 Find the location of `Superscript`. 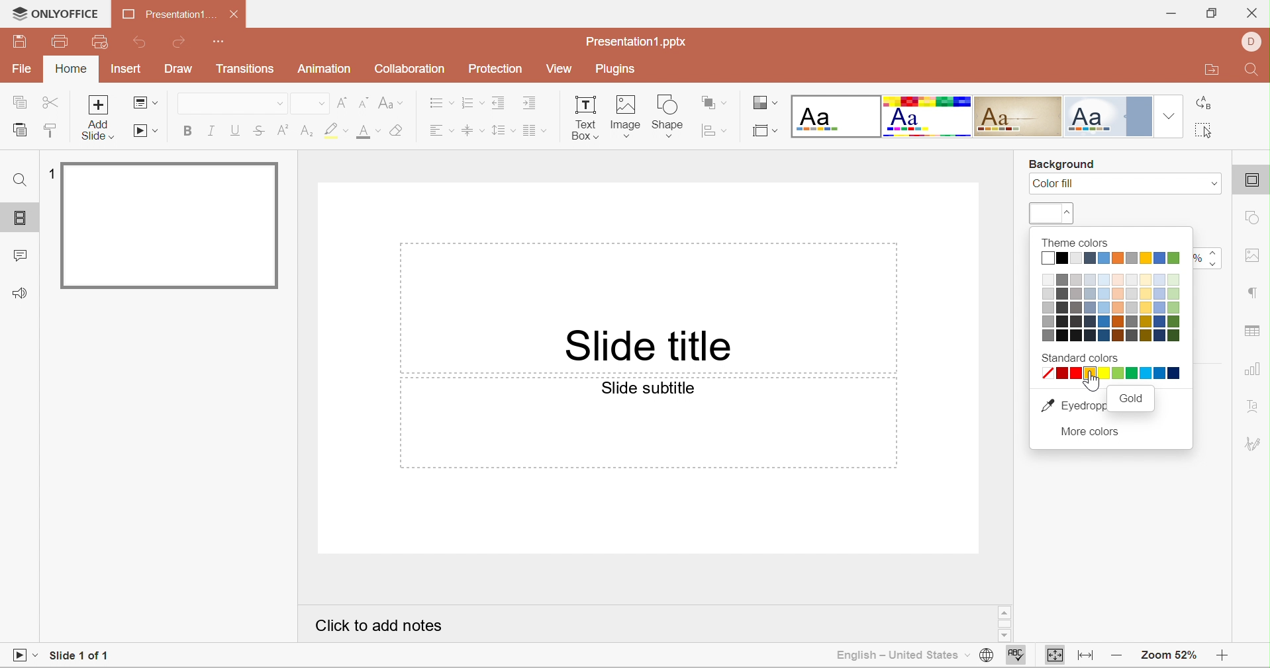

Superscript is located at coordinates (283, 131).